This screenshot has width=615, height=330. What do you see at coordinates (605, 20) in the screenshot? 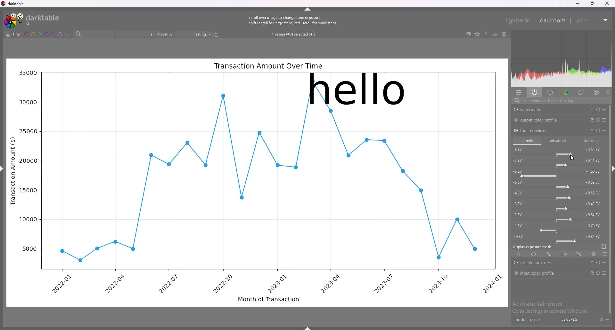
I see `expand/collapse ` at bounding box center [605, 20].